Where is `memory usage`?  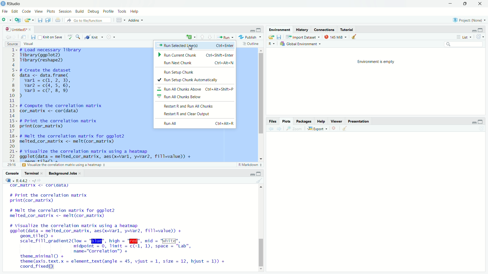
memory usage is located at coordinates (335, 37).